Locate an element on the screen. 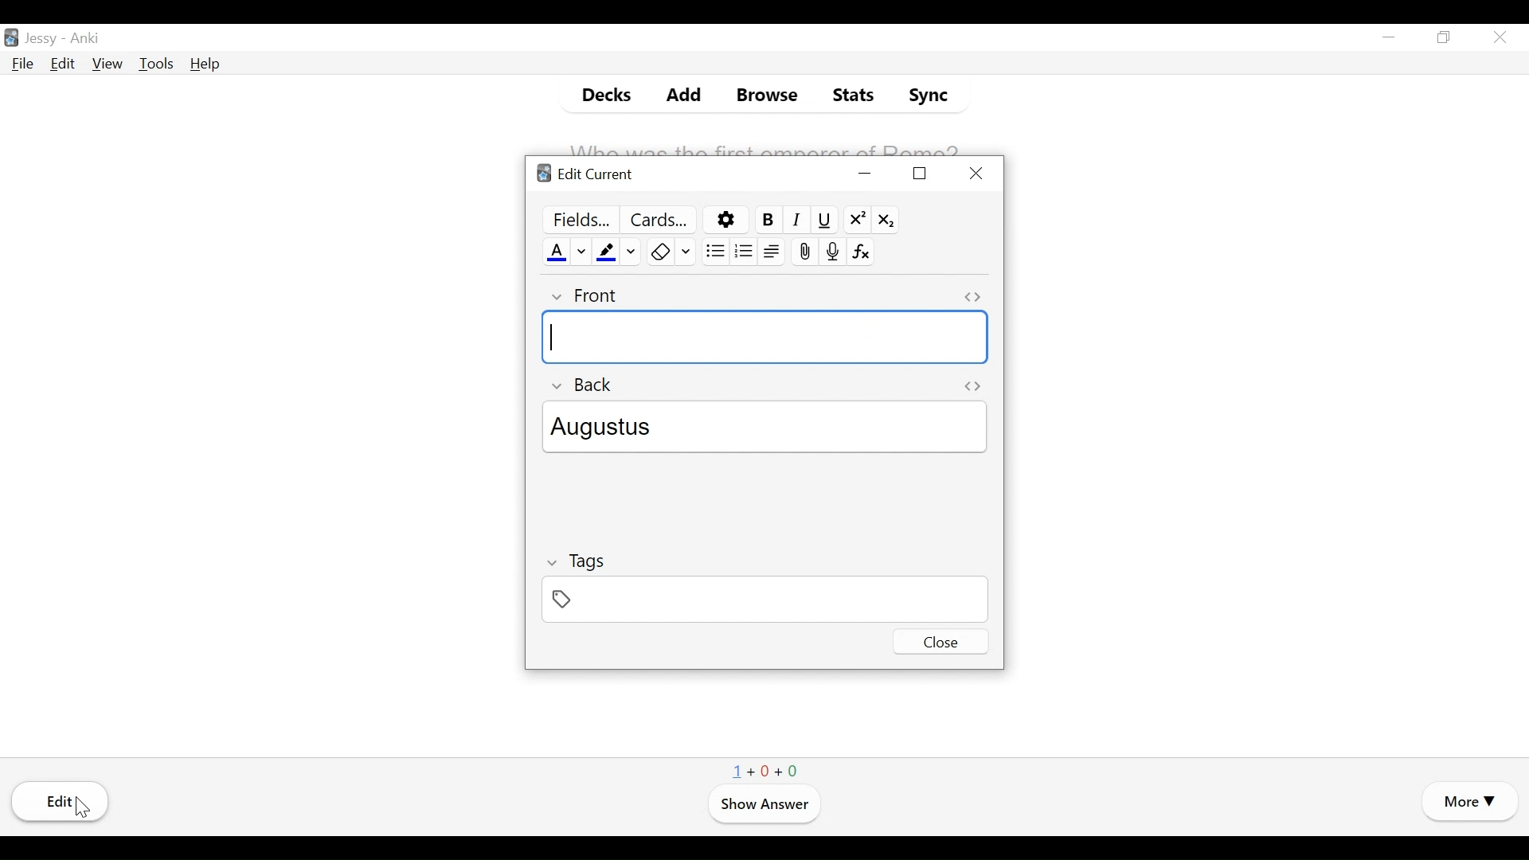 The image size is (1529, 860). Tags Field is located at coordinates (764, 598).